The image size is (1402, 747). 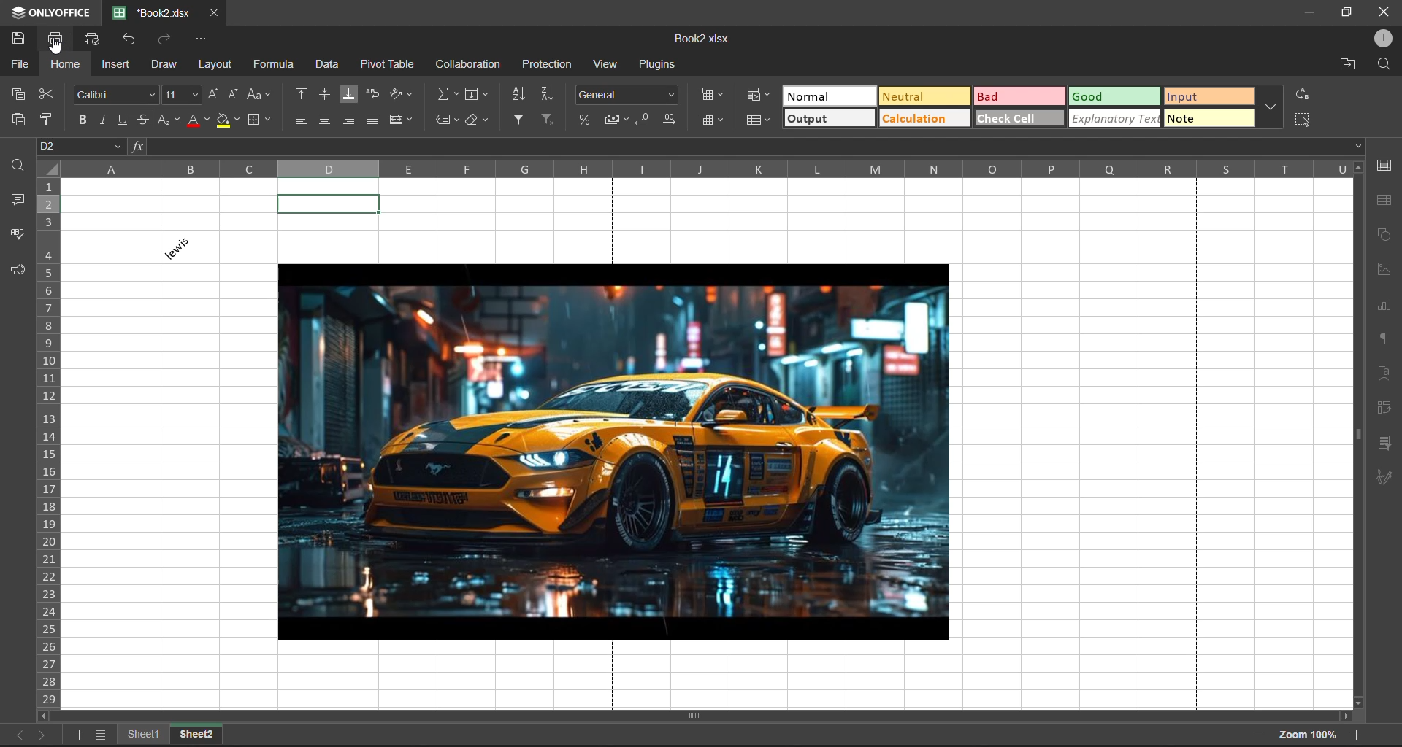 What do you see at coordinates (549, 64) in the screenshot?
I see `protection` at bounding box center [549, 64].